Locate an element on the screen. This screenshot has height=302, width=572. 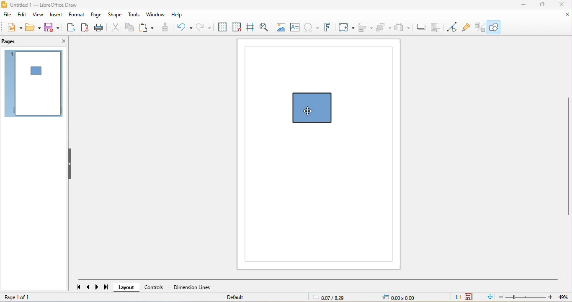
window is located at coordinates (156, 15).